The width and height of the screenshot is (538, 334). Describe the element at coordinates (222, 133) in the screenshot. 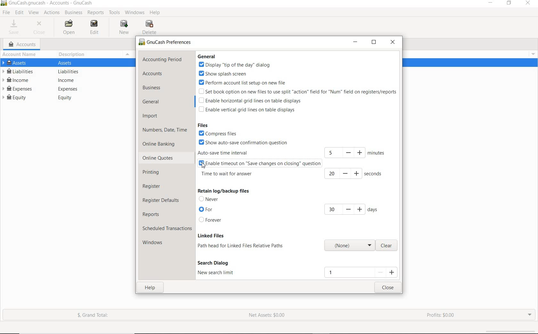

I see `compress files` at that location.